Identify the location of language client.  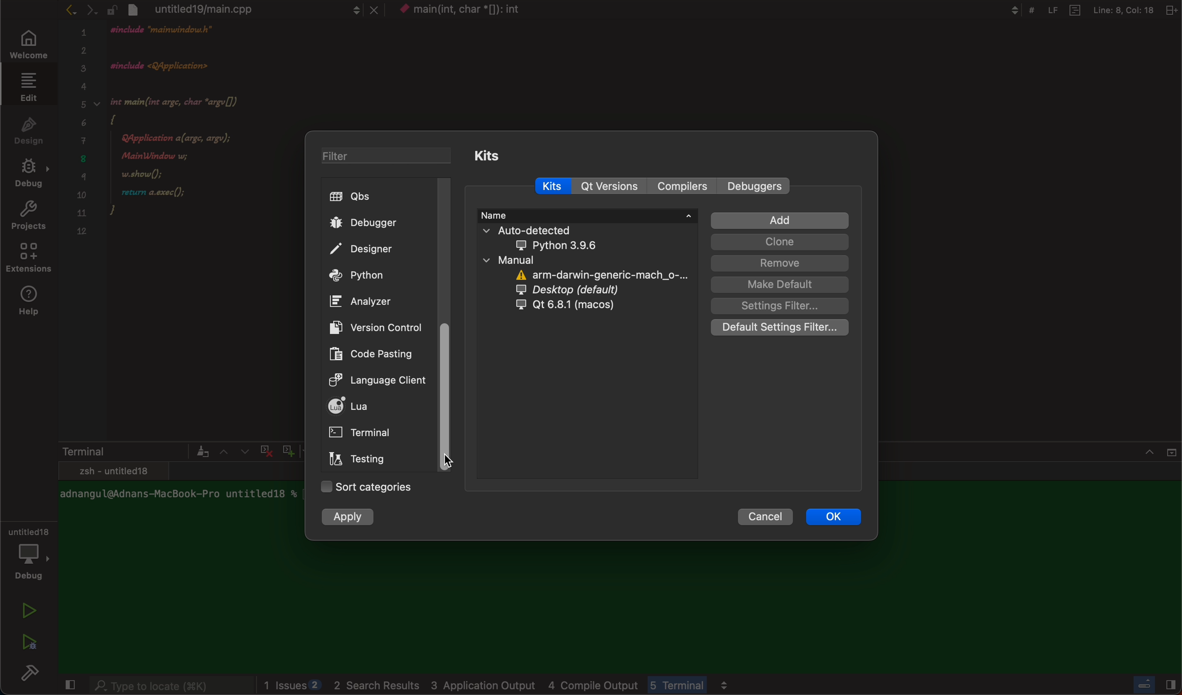
(369, 379).